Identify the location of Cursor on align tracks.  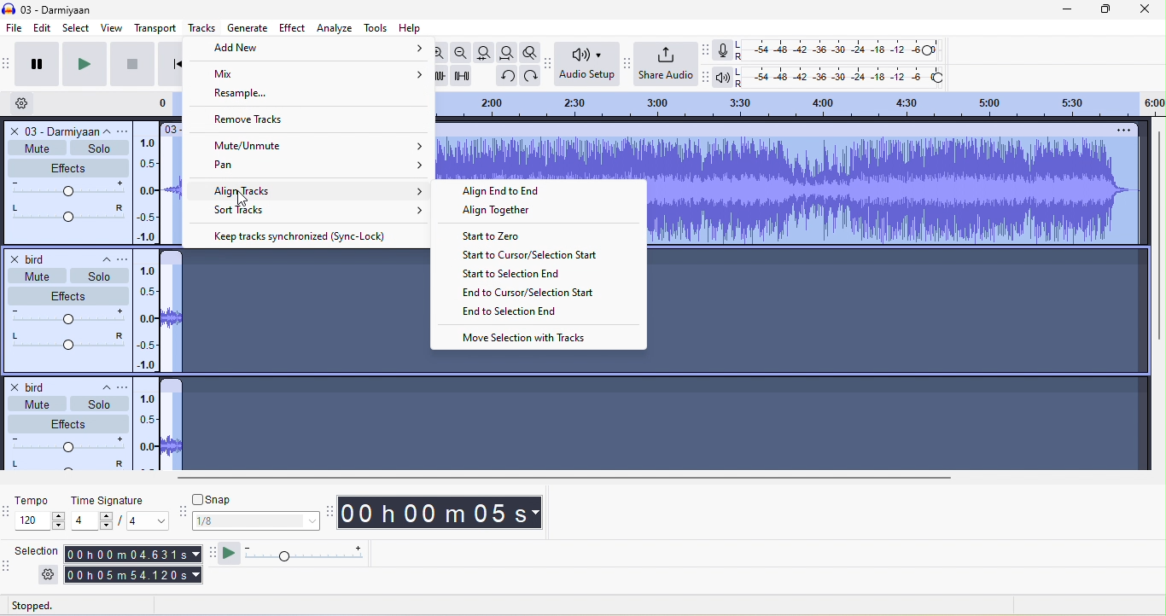
(318, 190).